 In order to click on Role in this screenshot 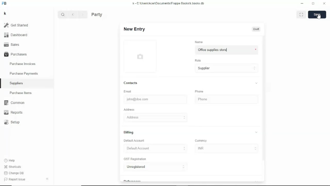, I will do `click(198, 60)`.